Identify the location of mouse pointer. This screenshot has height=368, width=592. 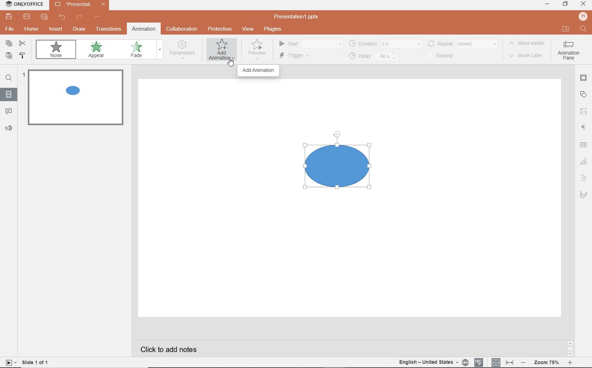
(228, 64).